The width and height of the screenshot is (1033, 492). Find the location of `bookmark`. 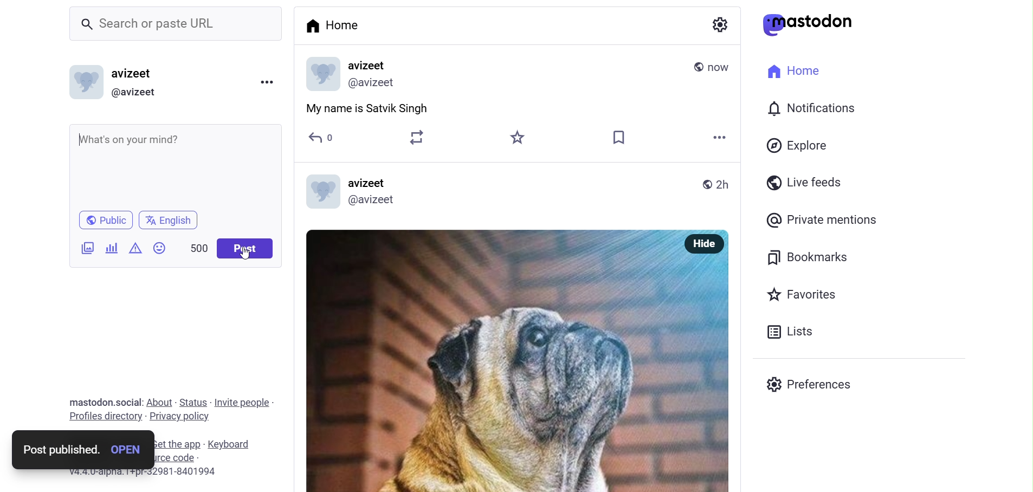

bookmark is located at coordinates (618, 137).